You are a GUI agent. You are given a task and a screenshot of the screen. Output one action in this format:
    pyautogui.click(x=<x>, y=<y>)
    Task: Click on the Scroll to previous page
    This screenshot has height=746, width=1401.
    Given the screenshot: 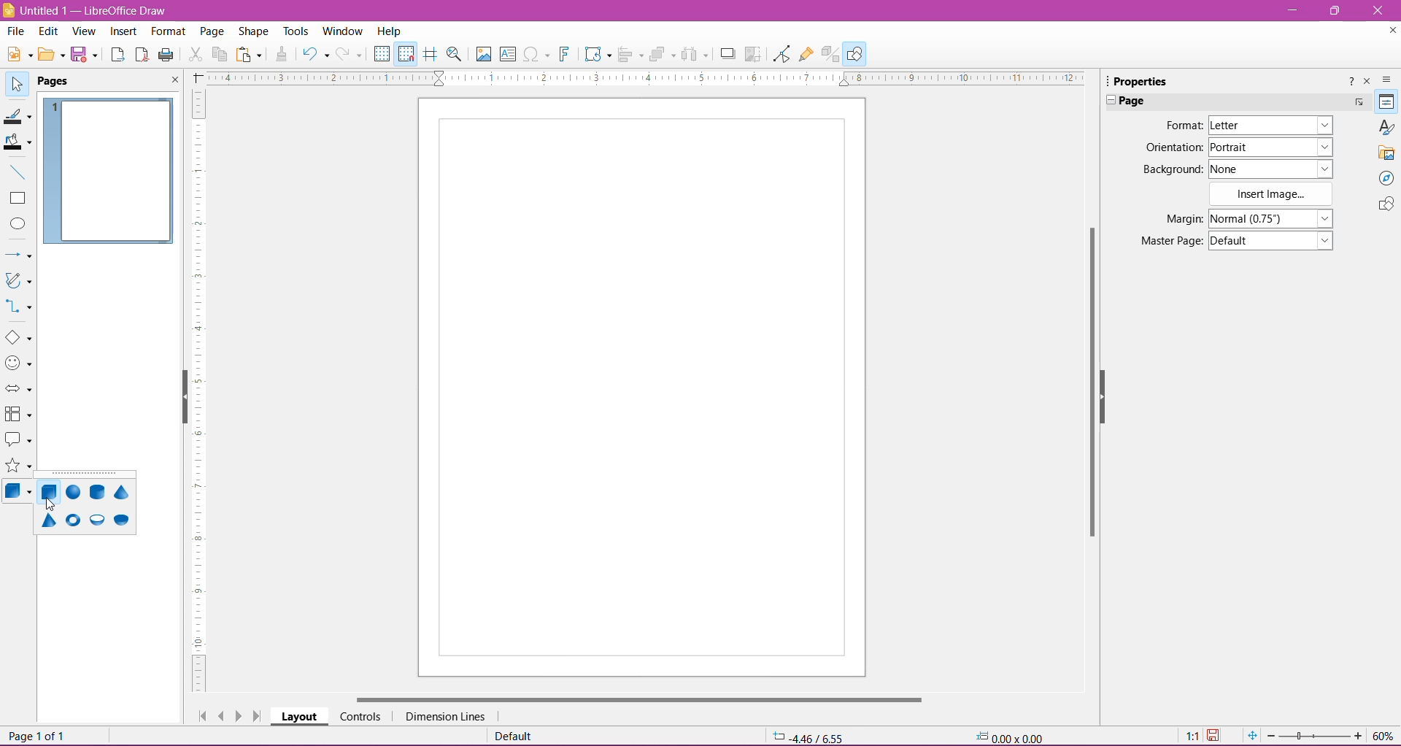 What is the action you would take?
    pyautogui.click(x=221, y=715)
    